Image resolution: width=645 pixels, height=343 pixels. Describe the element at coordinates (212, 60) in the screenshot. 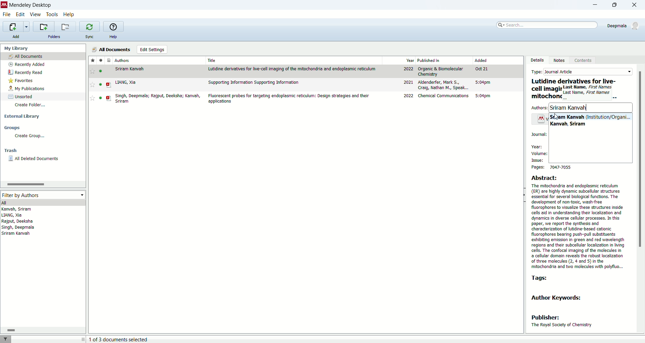

I see `title` at that location.